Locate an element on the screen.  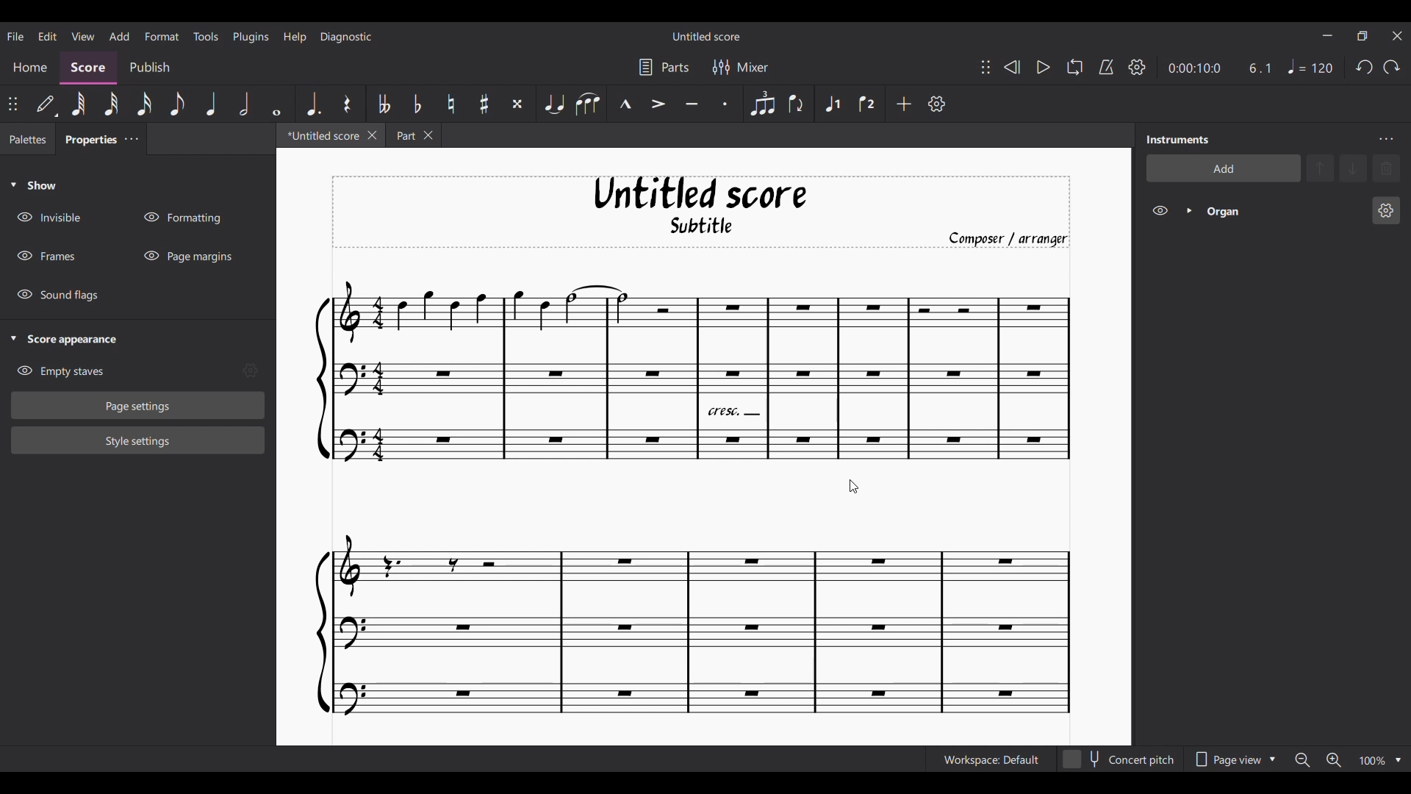
Collapse Score appearance is located at coordinates (65, 340).